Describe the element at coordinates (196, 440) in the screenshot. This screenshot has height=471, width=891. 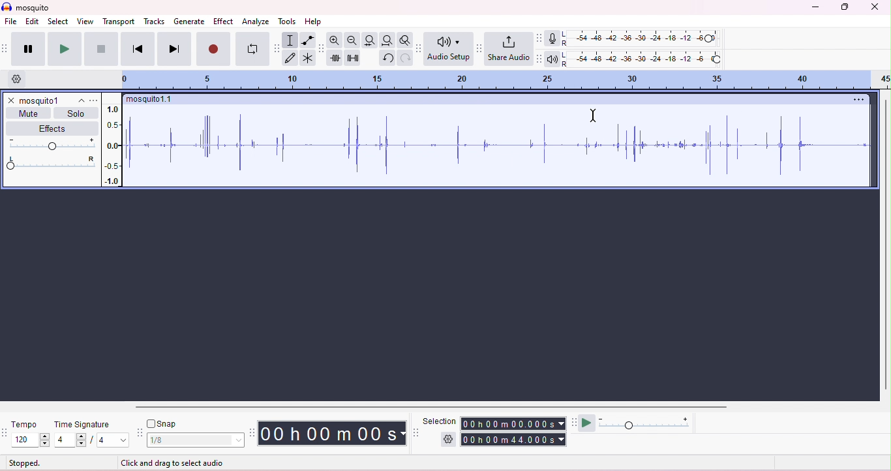
I see `select snap` at that location.